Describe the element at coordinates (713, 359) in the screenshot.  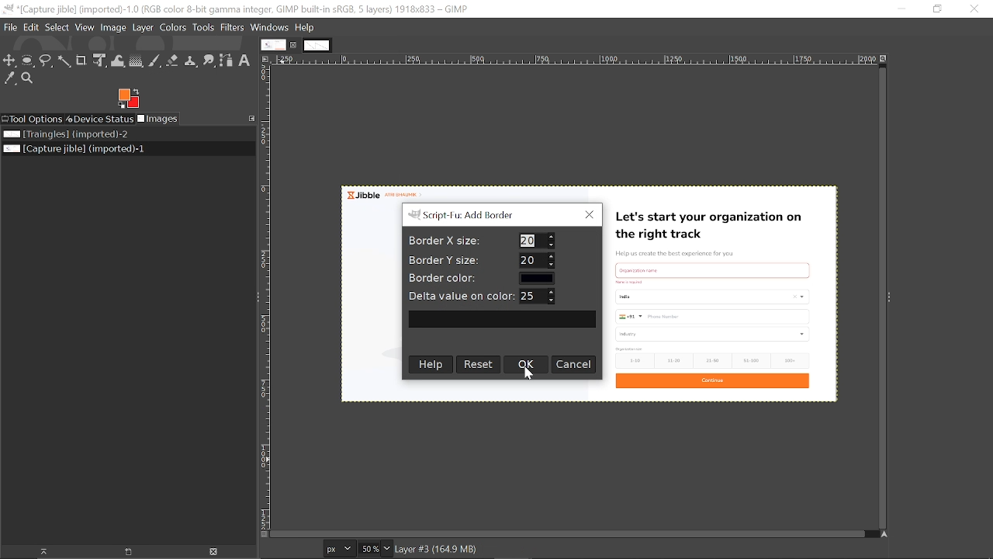
I see `21-50` at that location.